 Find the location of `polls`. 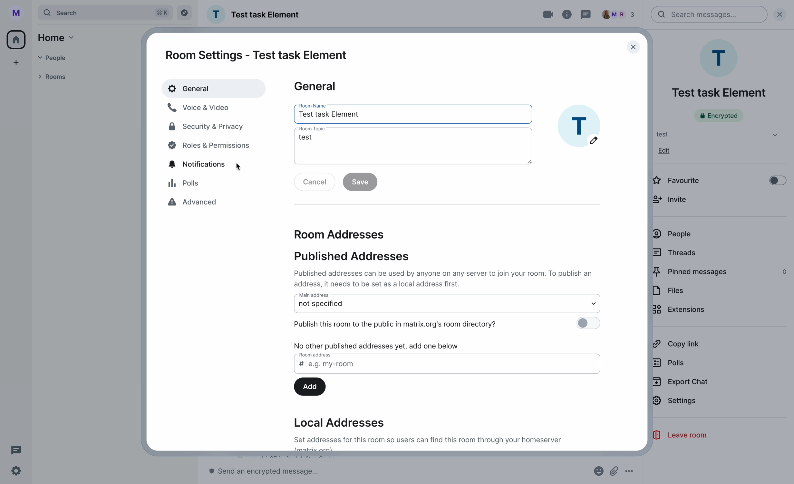

polls is located at coordinates (186, 184).